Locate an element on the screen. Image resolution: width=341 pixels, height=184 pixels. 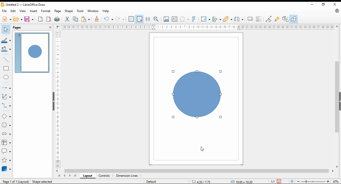
simple shapes is located at coordinates (6, 116).